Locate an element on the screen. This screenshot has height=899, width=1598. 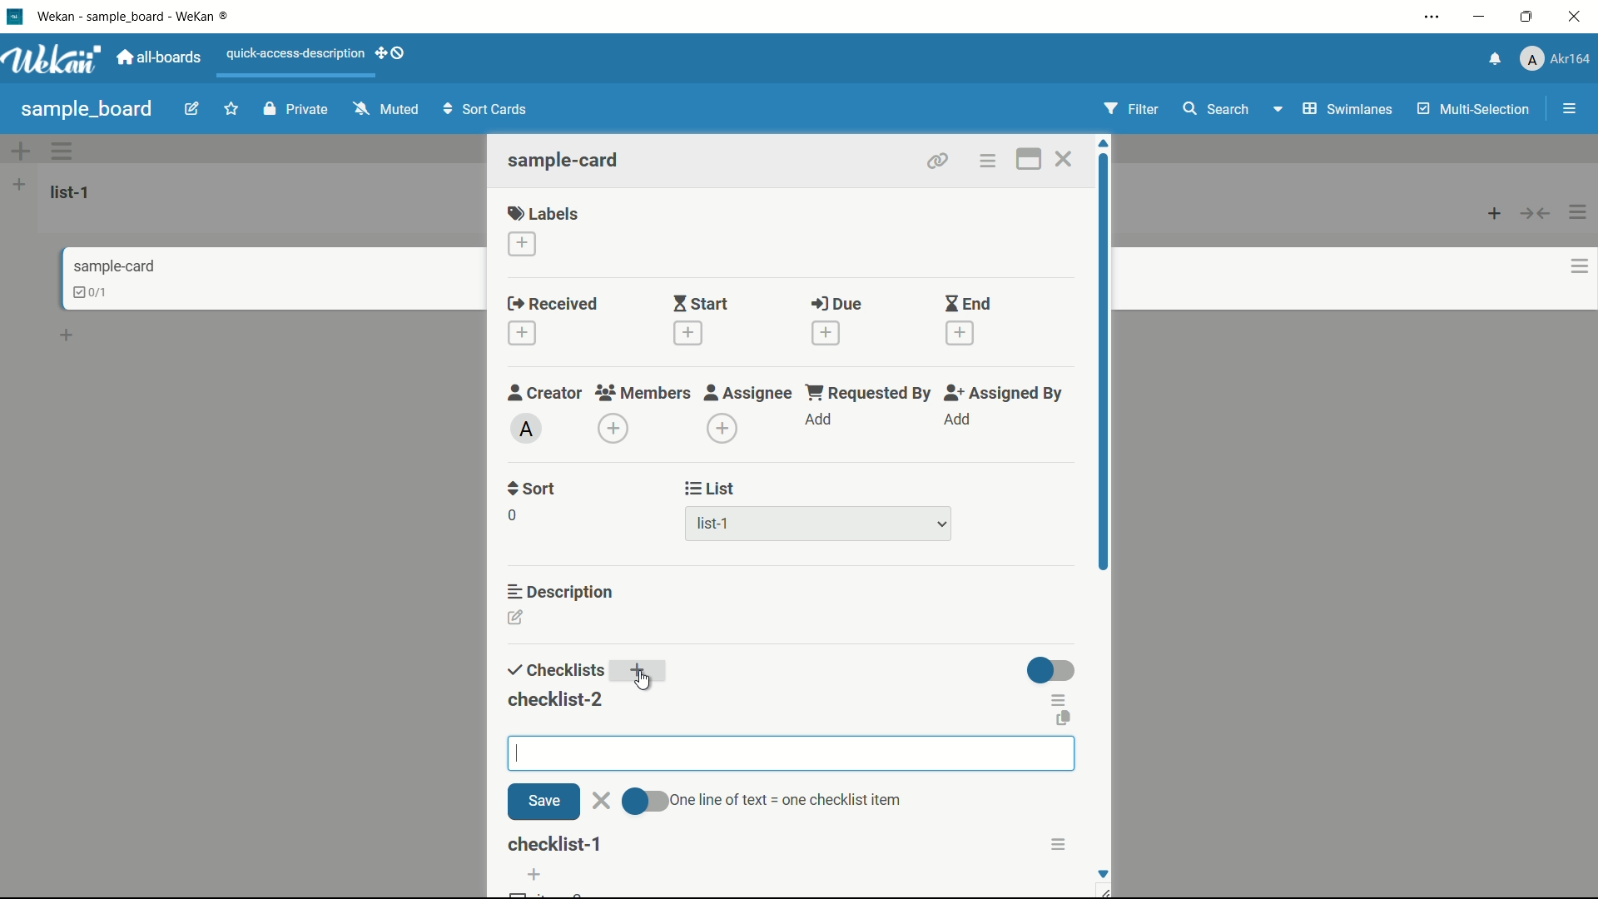
muted is located at coordinates (384, 110).